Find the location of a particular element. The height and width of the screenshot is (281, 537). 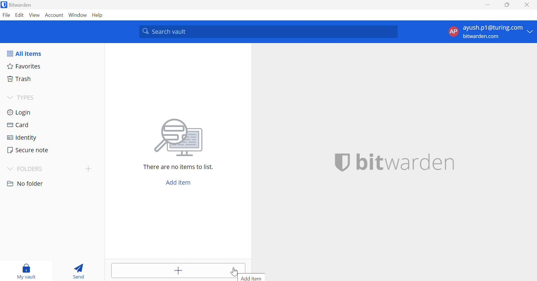

nO FOLDER is located at coordinates (26, 184).